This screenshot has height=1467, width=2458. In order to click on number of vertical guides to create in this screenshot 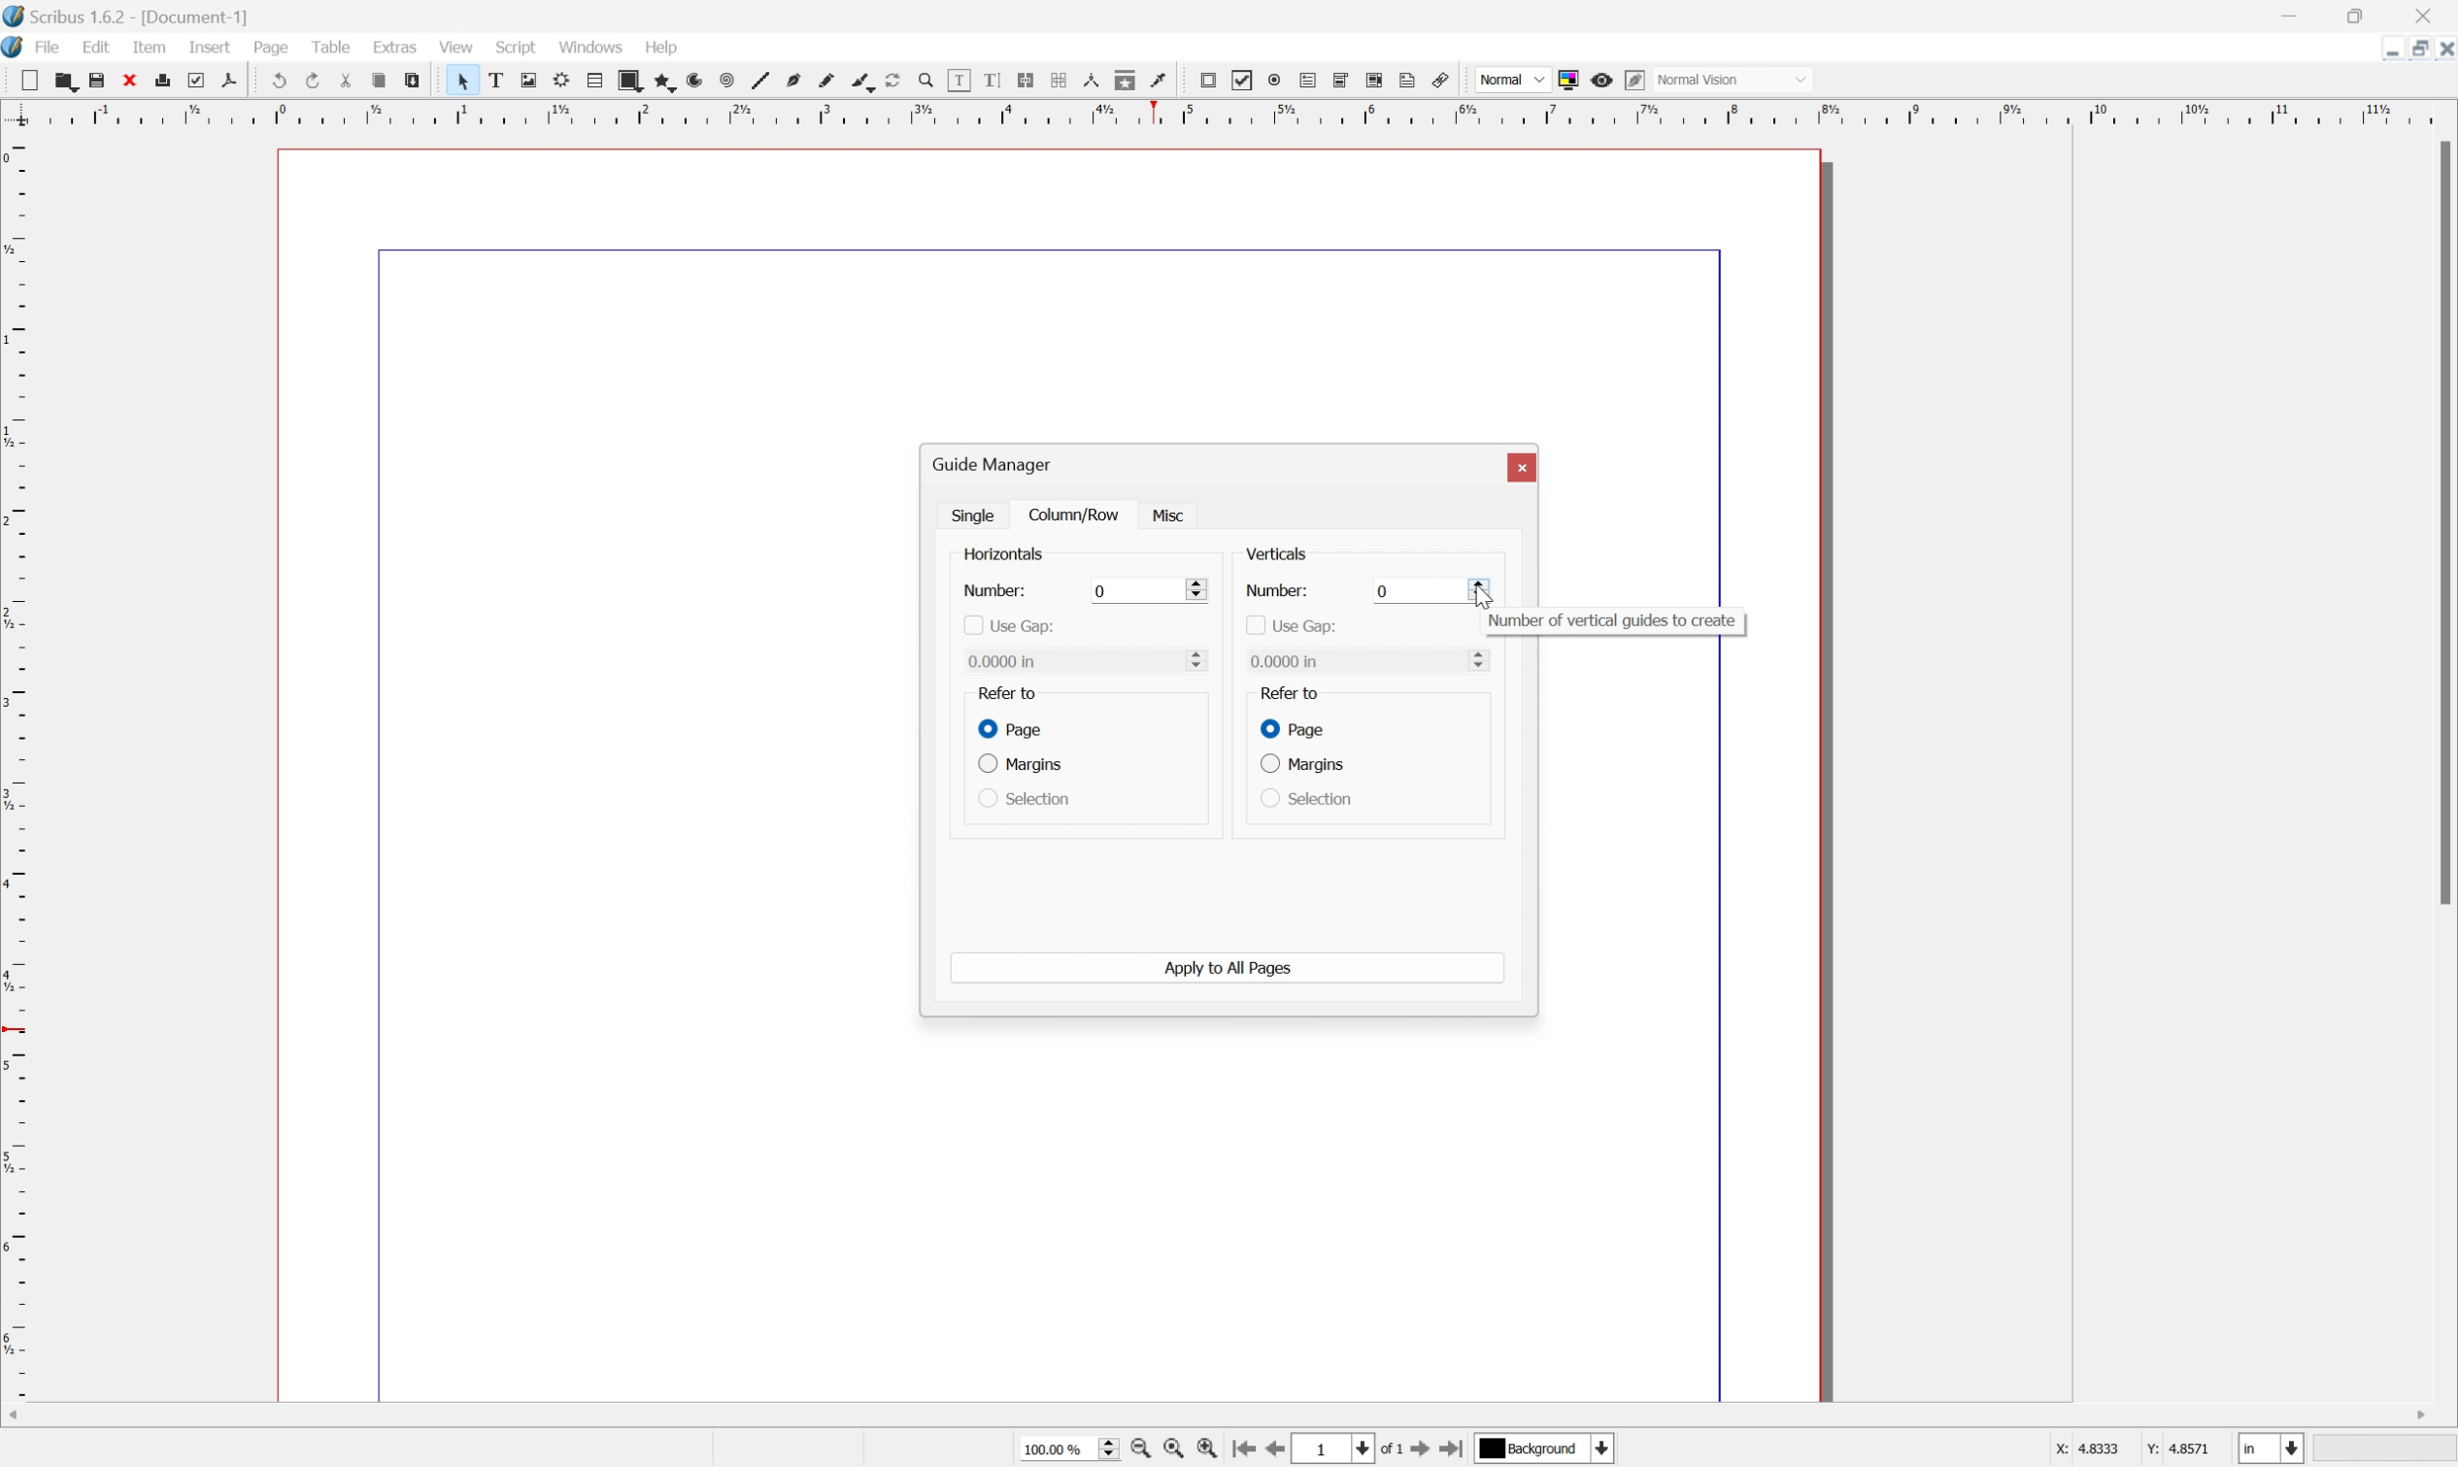, I will do `click(1617, 622)`.